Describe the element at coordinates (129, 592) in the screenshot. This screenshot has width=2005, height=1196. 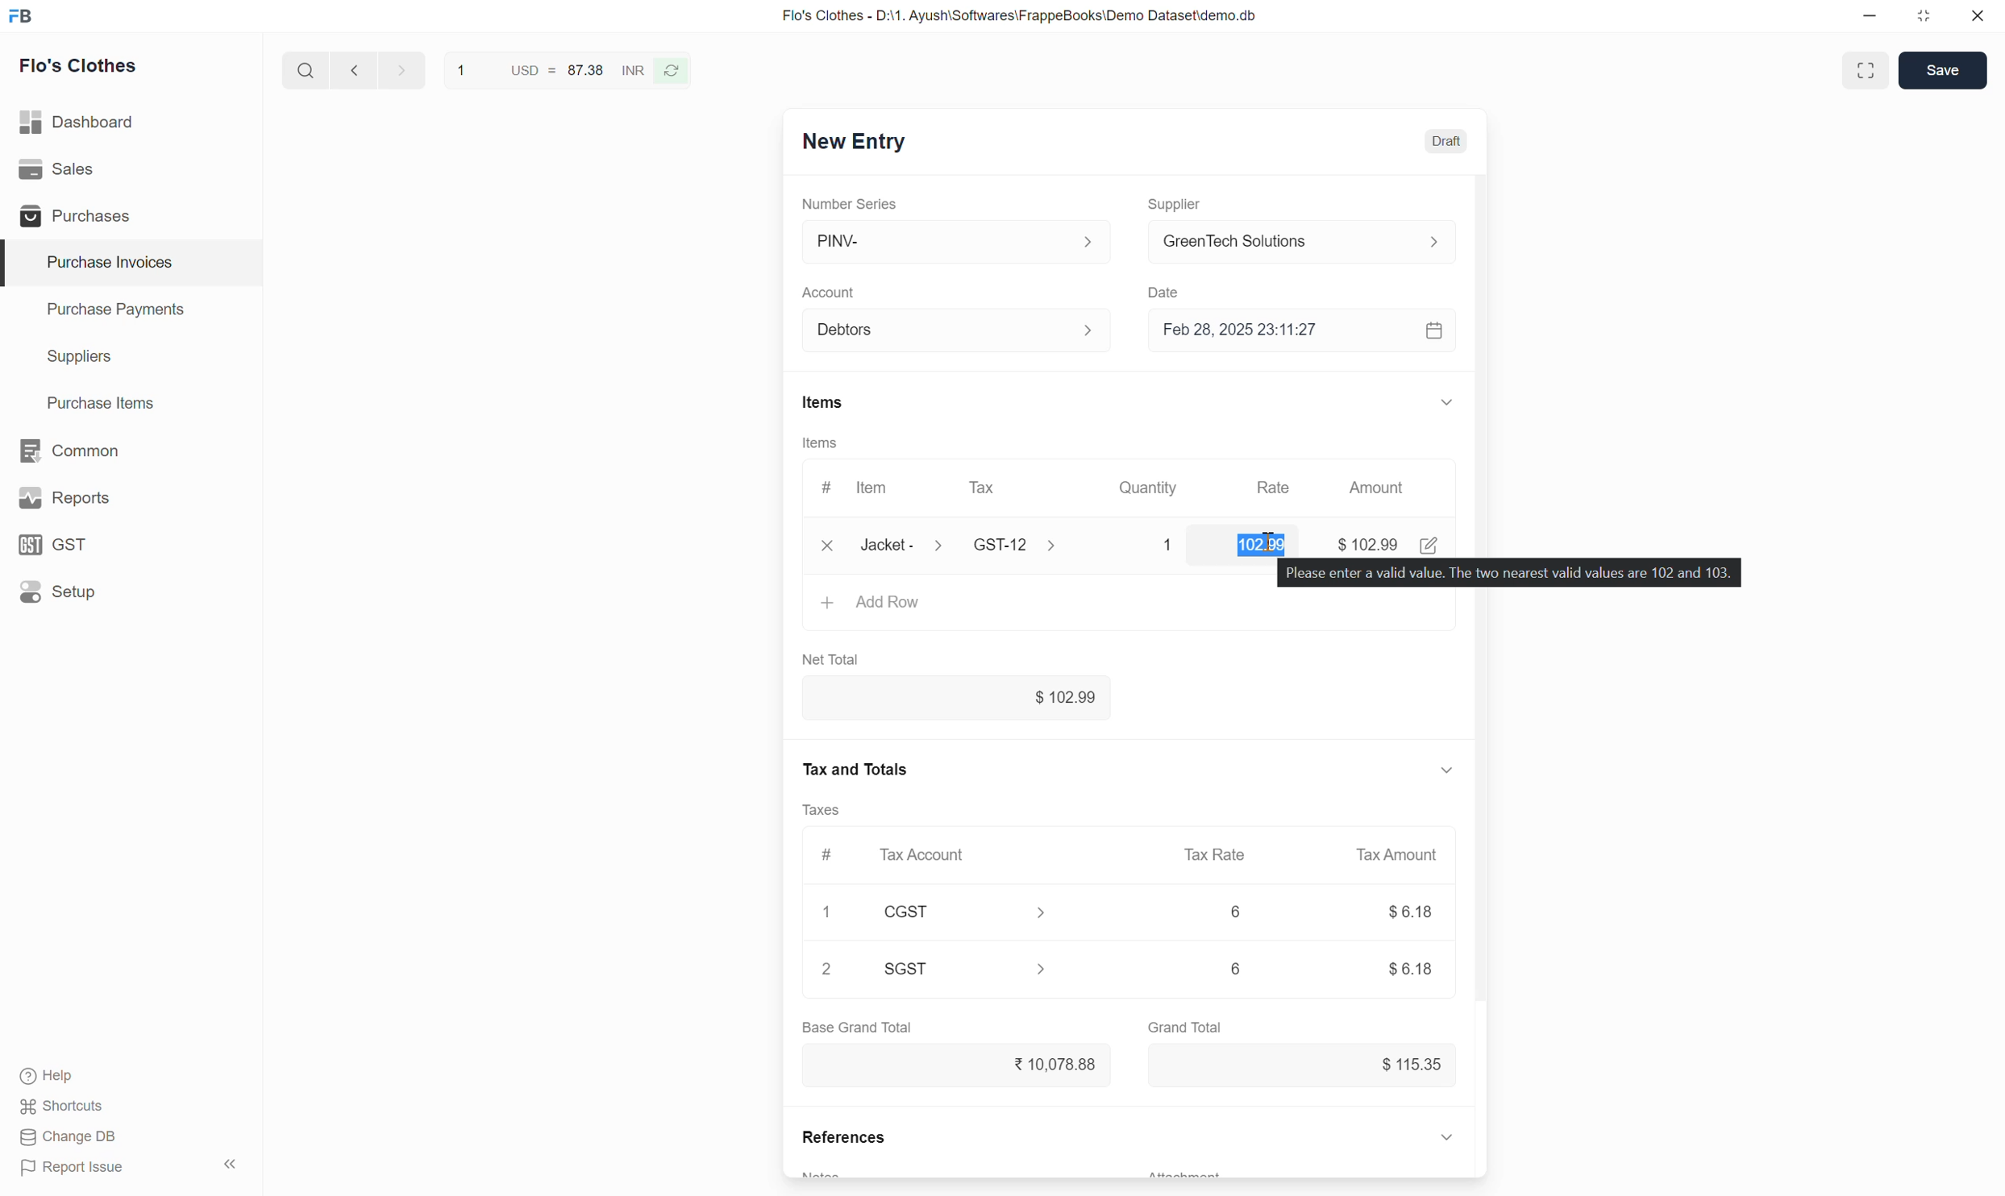
I see `Setup` at that location.